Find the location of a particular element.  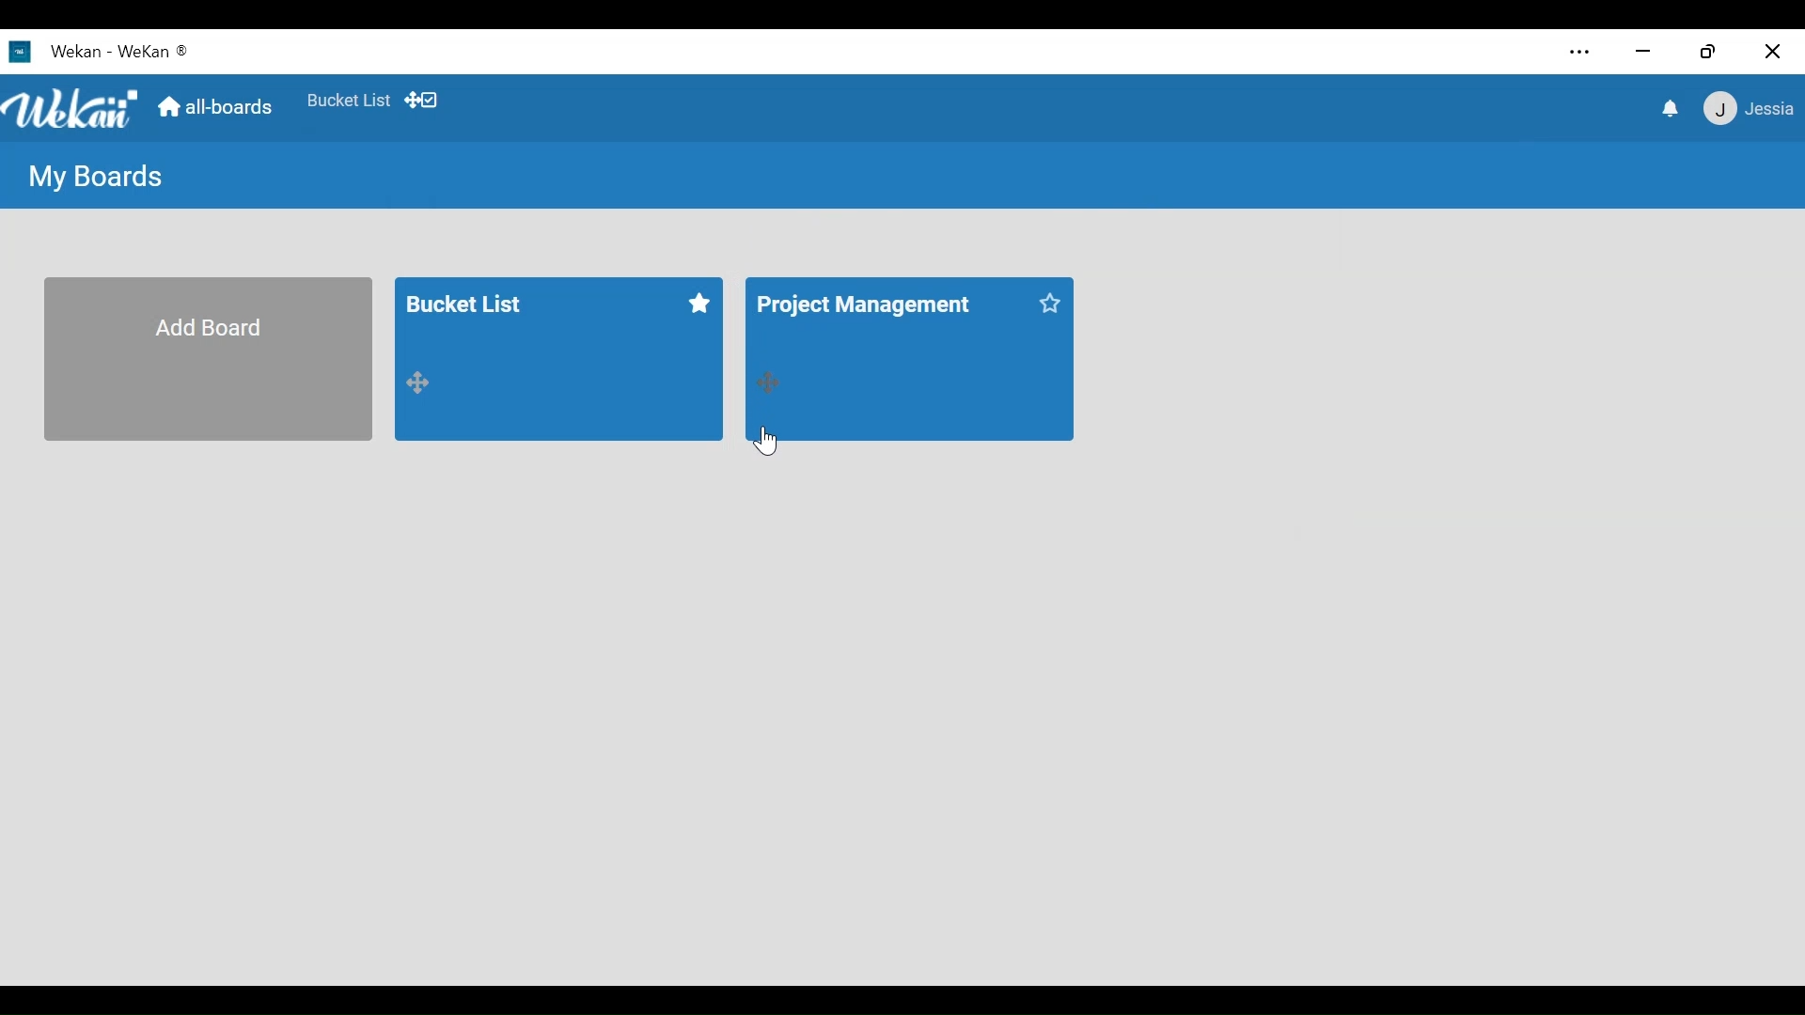

notifications is located at coordinates (1667, 107).